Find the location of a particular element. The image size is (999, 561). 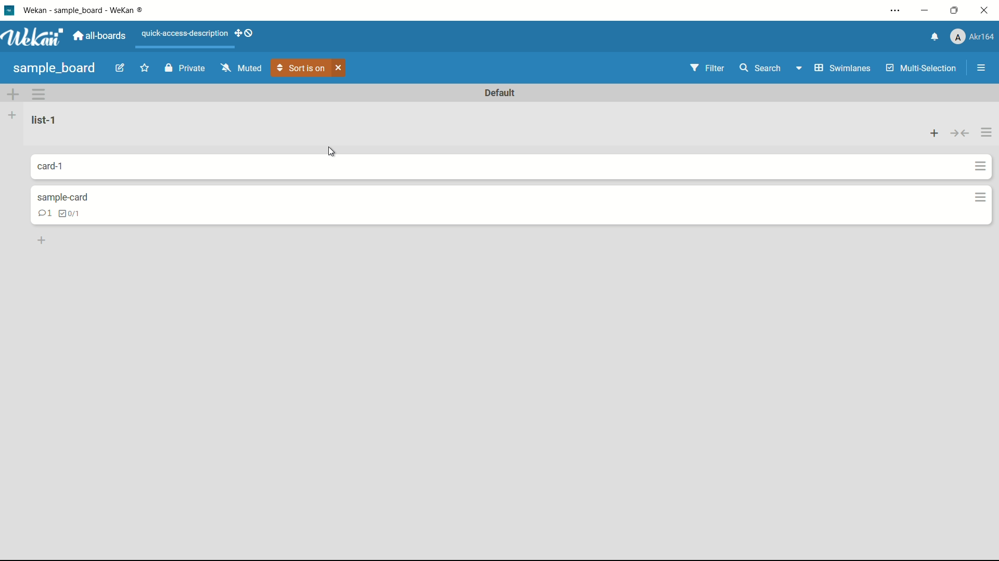

add card is located at coordinates (935, 133).